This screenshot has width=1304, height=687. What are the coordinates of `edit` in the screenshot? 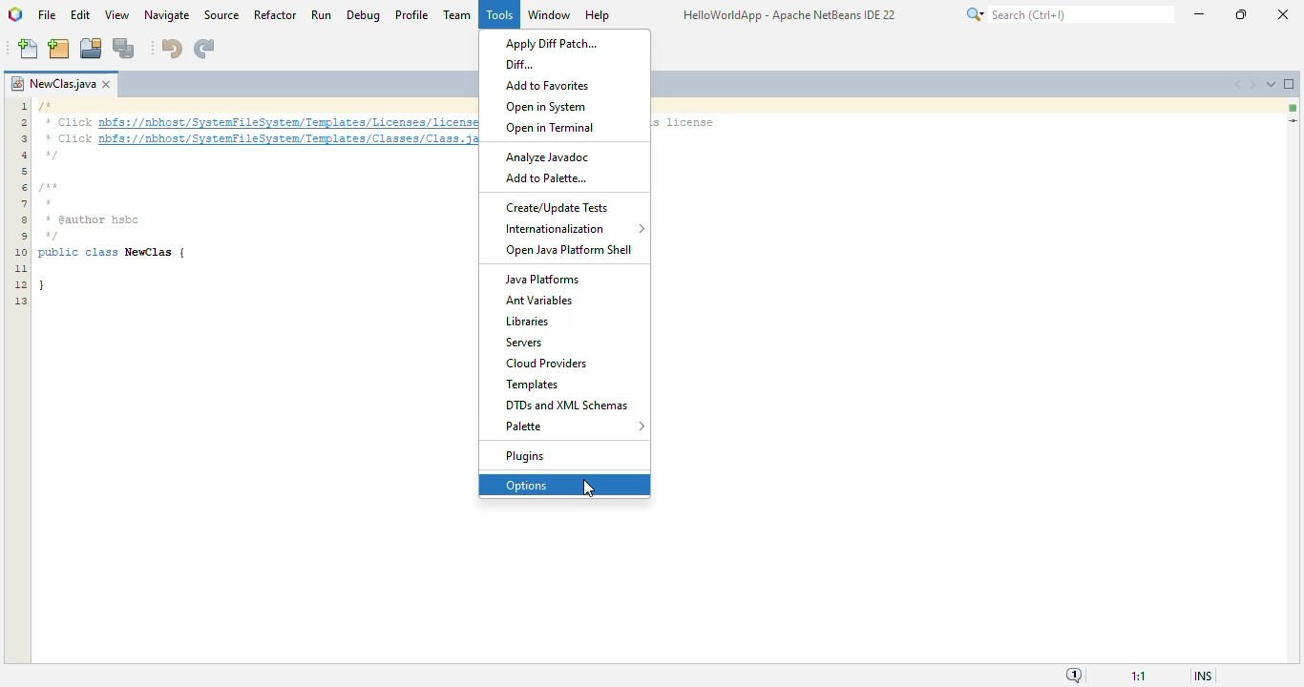 It's located at (81, 15).